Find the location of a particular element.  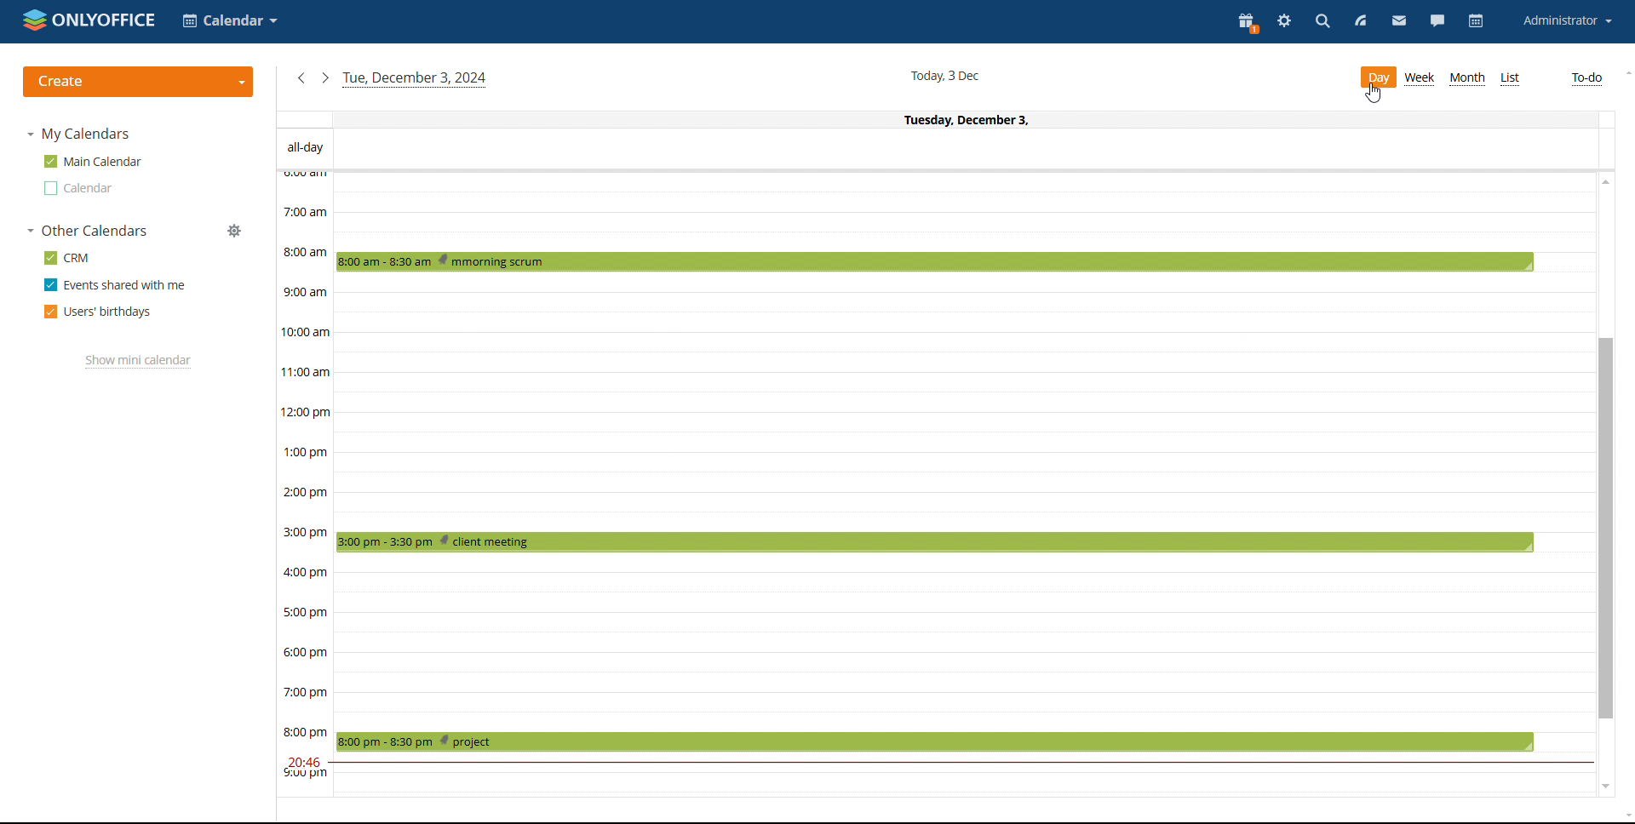

list view is located at coordinates (1512, 79).